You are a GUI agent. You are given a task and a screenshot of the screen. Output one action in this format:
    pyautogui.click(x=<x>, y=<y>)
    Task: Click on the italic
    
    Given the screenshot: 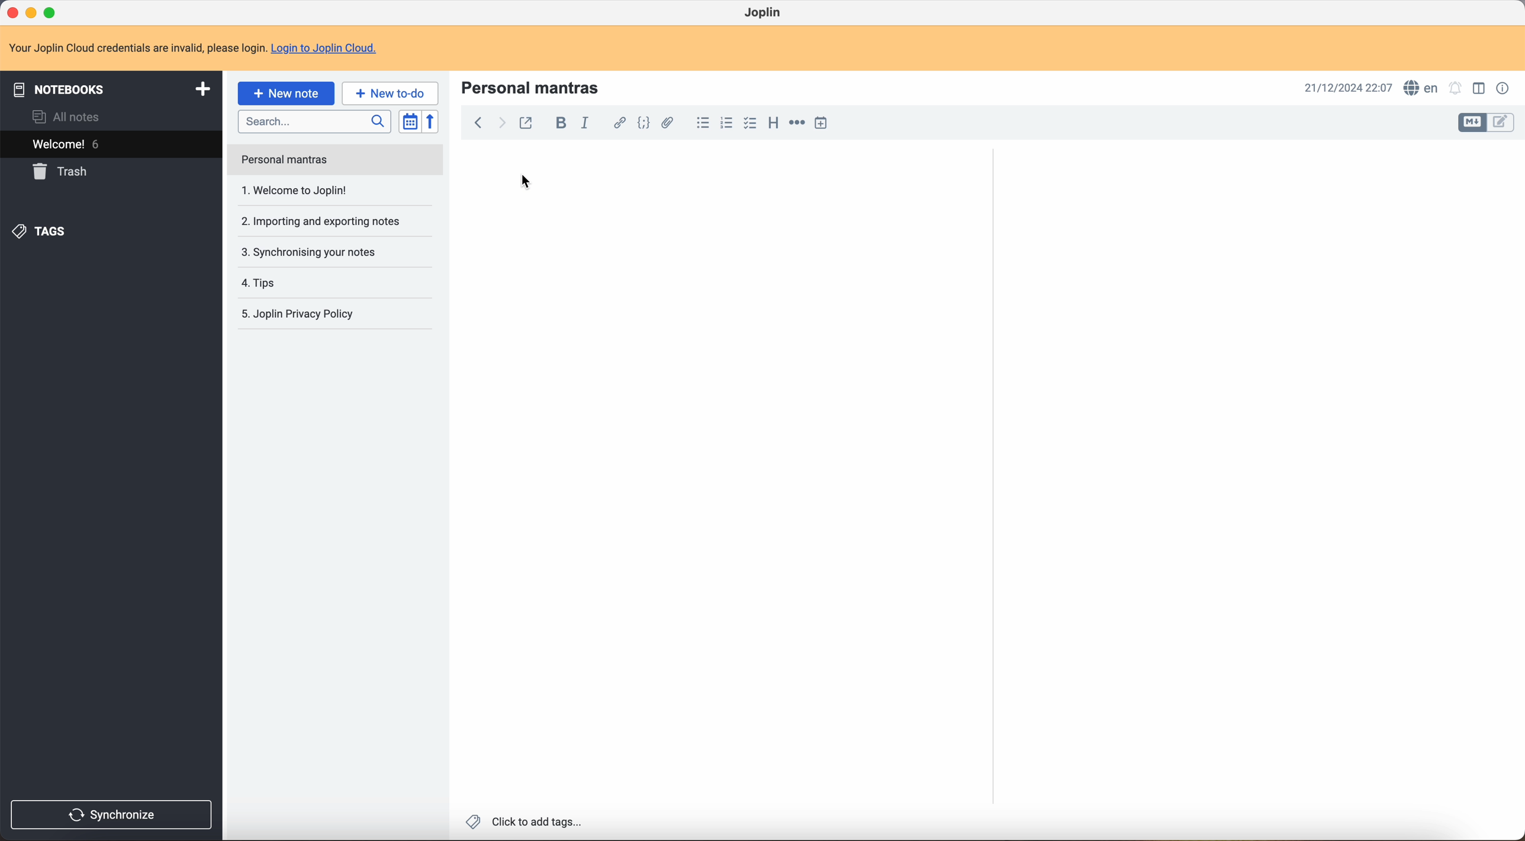 What is the action you would take?
    pyautogui.click(x=588, y=124)
    